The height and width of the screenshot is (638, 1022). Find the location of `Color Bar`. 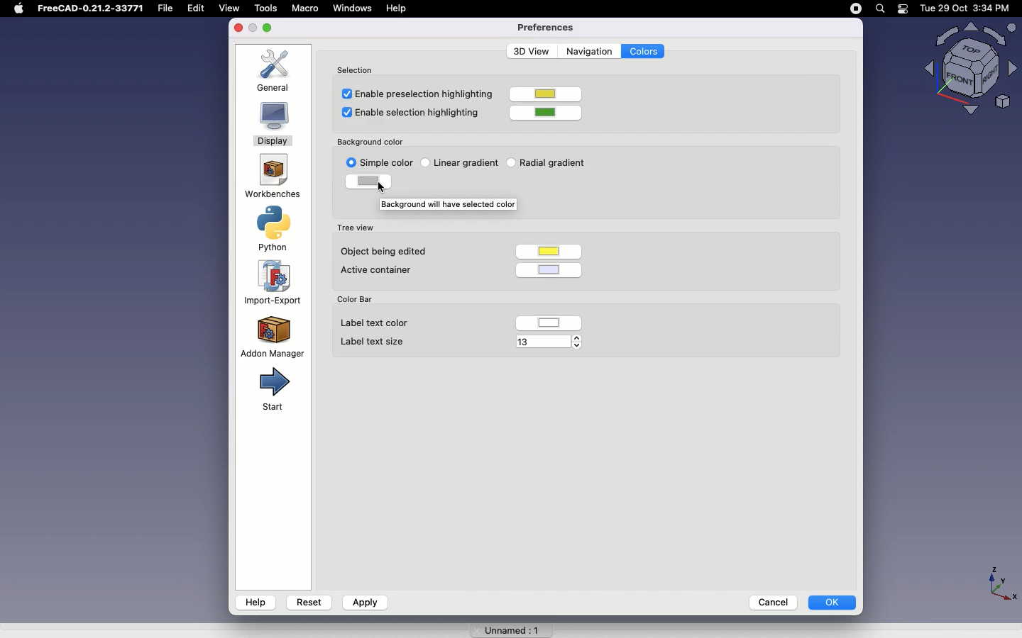

Color Bar is located at coordinates (361, 299).